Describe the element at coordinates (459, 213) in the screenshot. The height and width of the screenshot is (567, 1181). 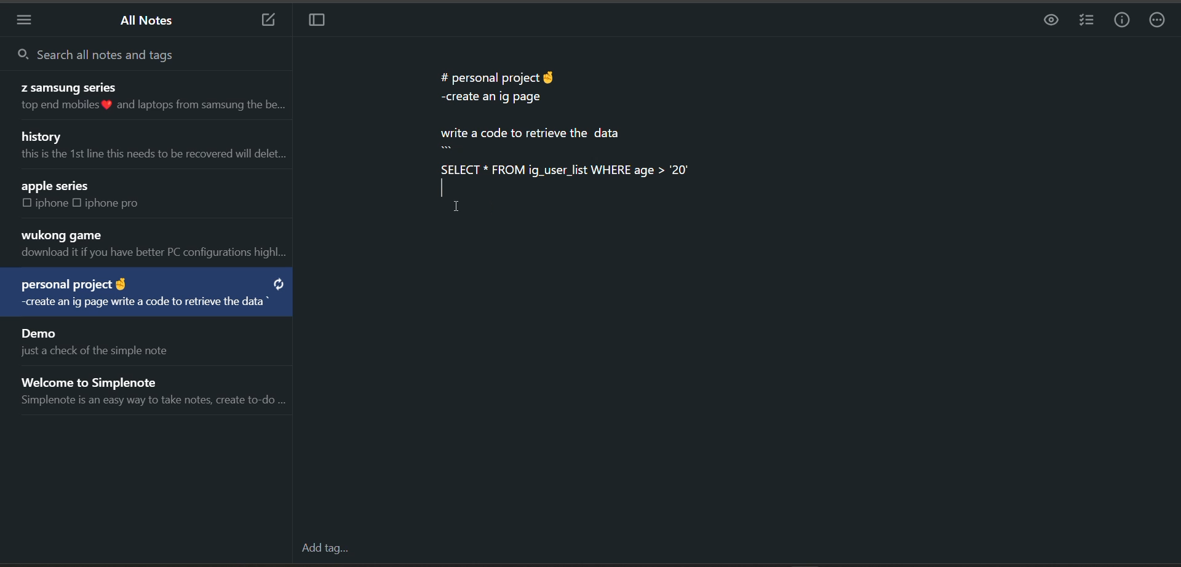
I see `cursor` at that location.